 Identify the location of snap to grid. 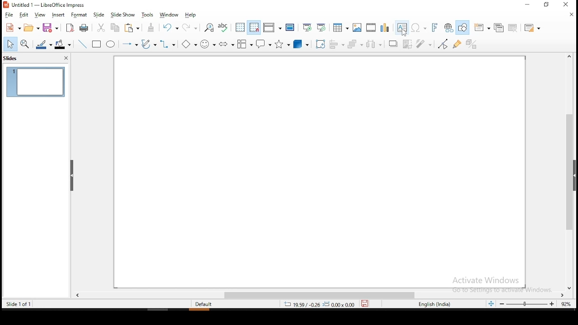
(254, 27).